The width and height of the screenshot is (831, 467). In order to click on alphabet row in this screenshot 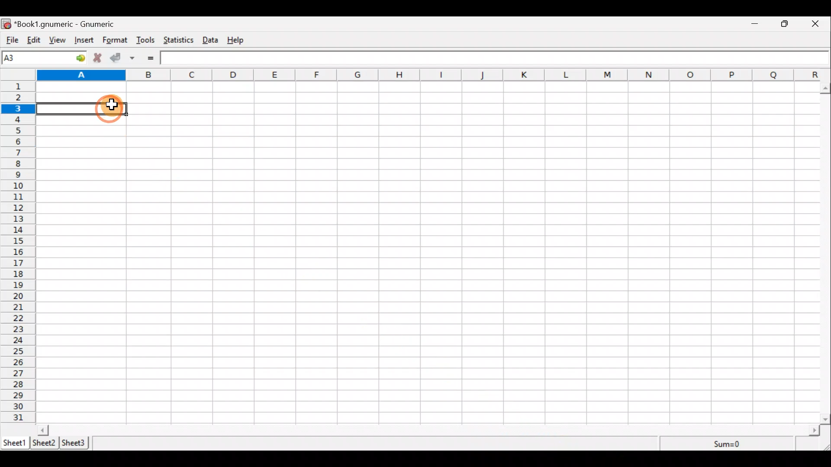, I will do `click(421, 75)`.